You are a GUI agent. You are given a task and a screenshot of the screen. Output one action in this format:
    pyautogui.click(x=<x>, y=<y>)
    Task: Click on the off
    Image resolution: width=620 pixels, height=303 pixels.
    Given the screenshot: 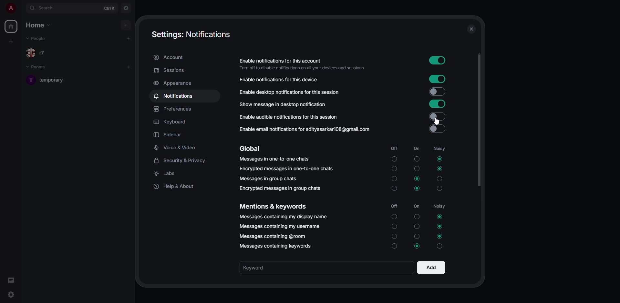 What is the action you would take?
    pyautogui.click(x=394, y=226)
    